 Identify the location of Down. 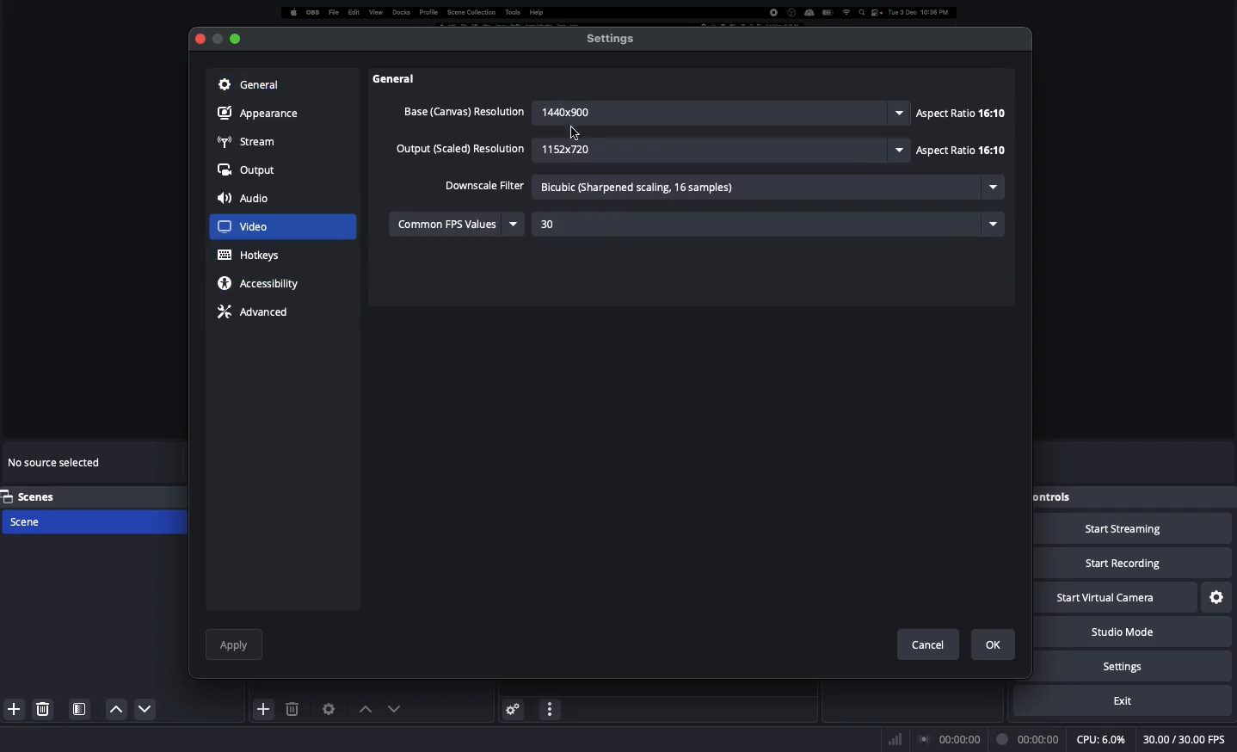
(112, 709).